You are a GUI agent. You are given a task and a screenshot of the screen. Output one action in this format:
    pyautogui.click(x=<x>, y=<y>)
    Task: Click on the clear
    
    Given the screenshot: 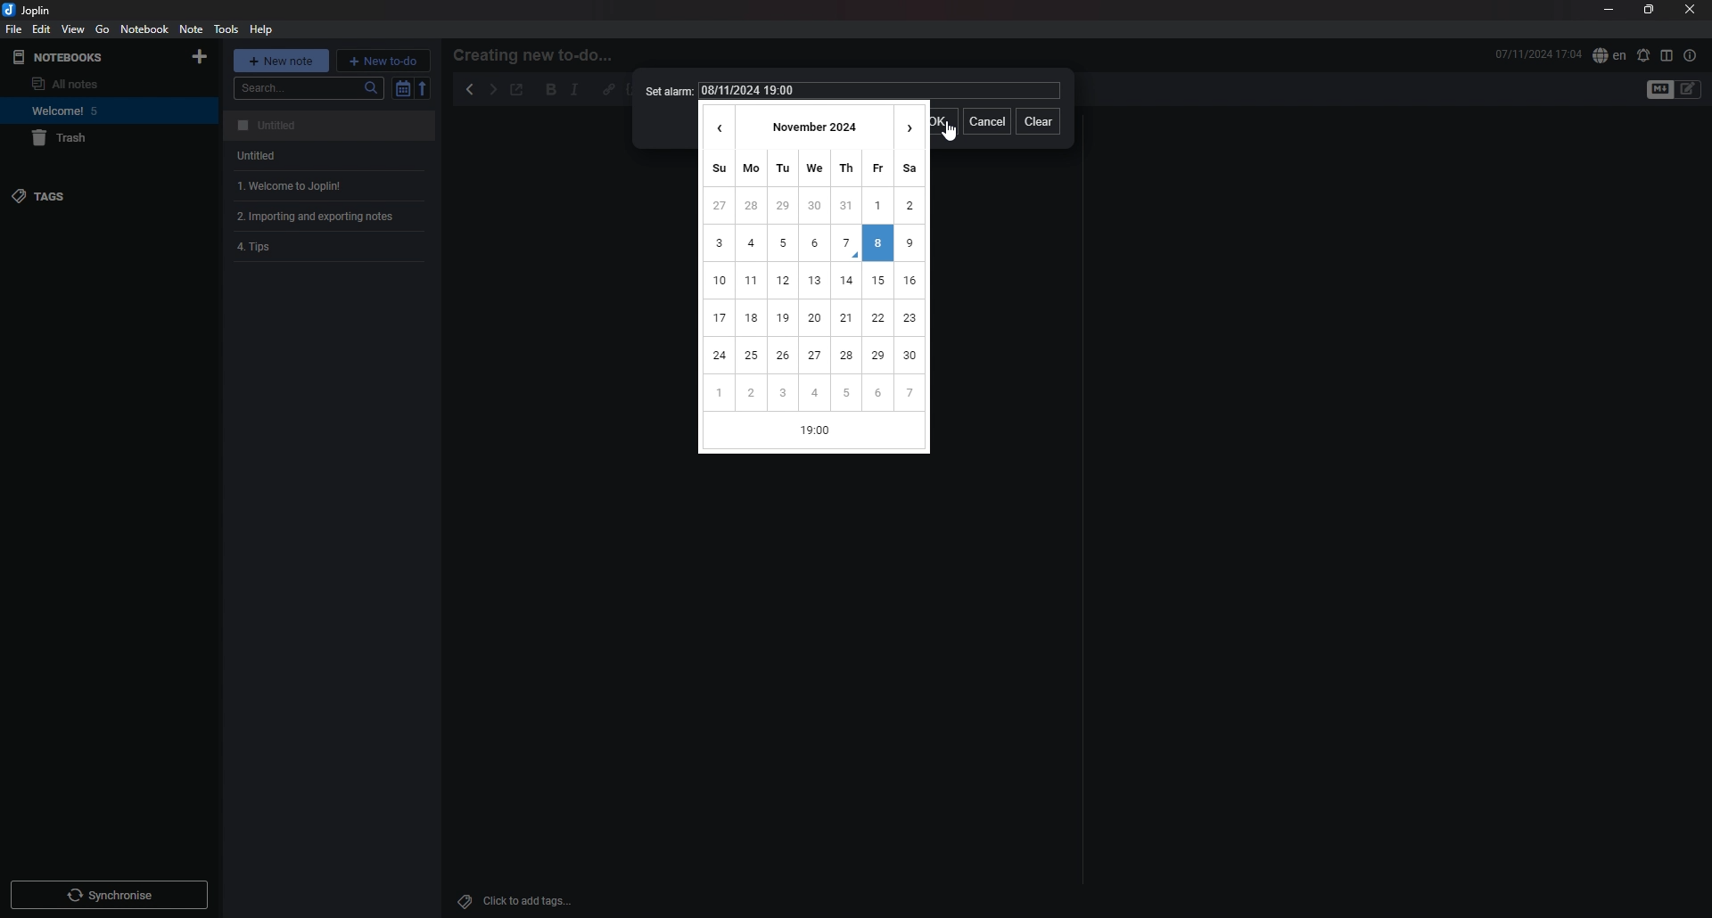 What is the action you would take?
    pyautogui.click(x=1038, y=123)
    